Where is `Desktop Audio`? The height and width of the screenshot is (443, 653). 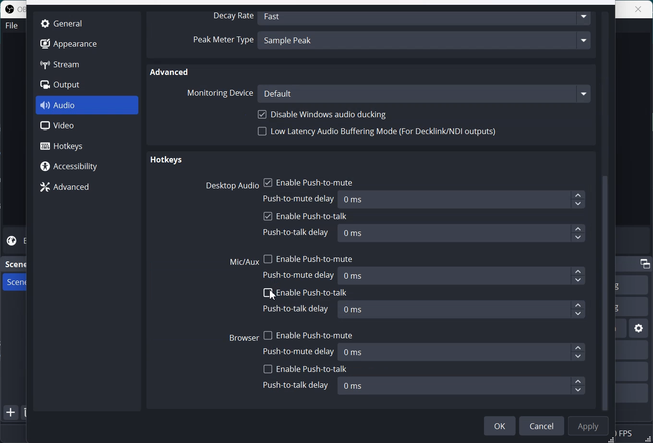 Desktop Audio is located at coordinates (230, 185).